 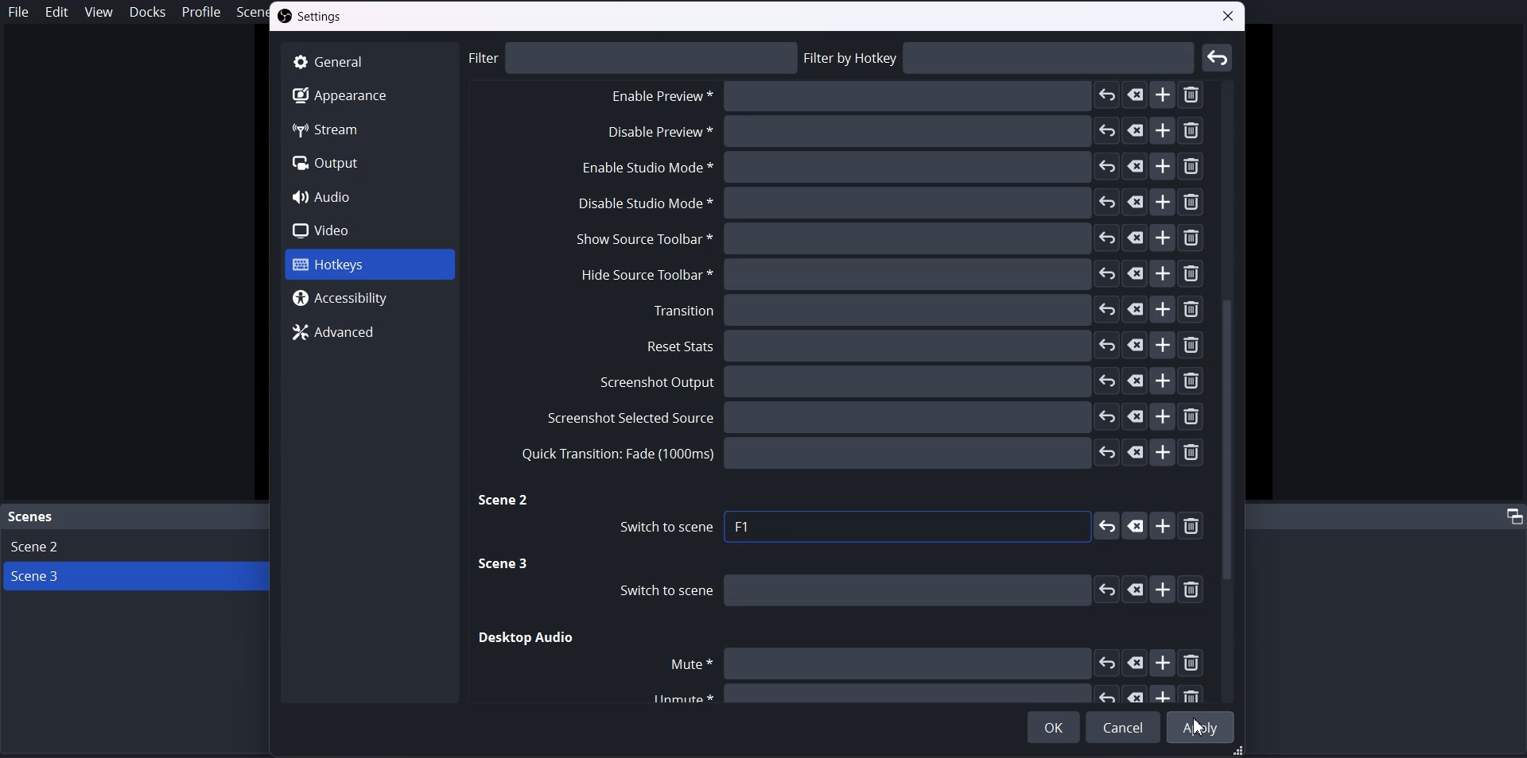 What do you see at coordinates (872, 416) in the screenshot?
I see `Screenshot selected source` at bounding box center [872, 416].